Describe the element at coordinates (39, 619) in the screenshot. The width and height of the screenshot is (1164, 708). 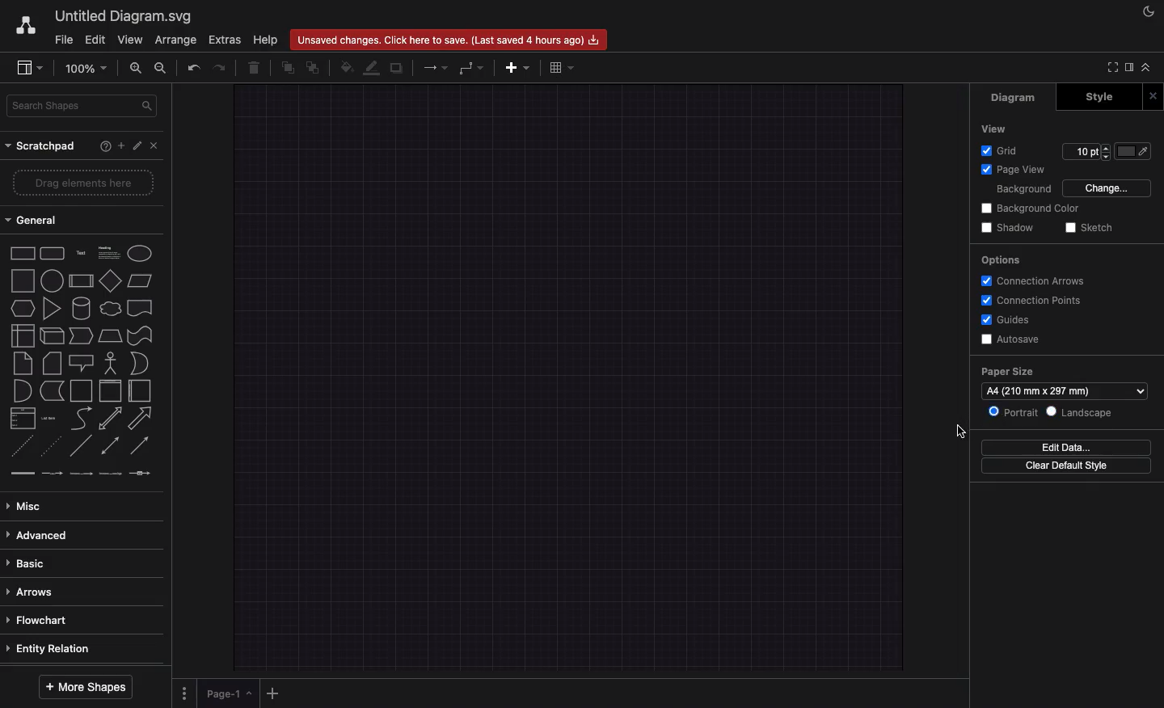
I see `Flowchart` at that location.